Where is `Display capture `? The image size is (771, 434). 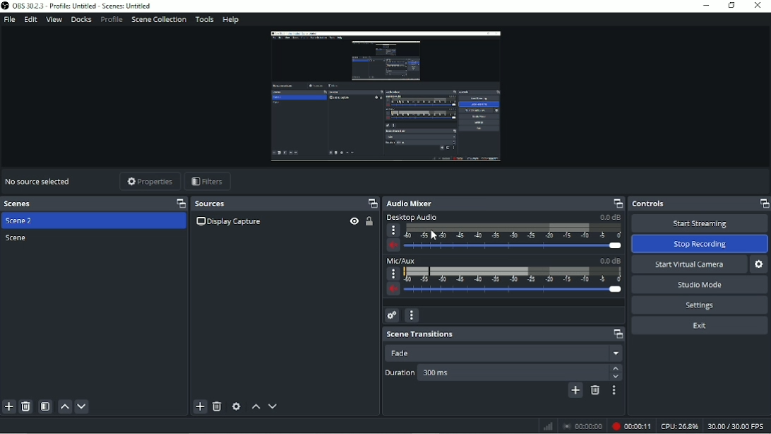
Display capture  is located at coordinates (232, 222).